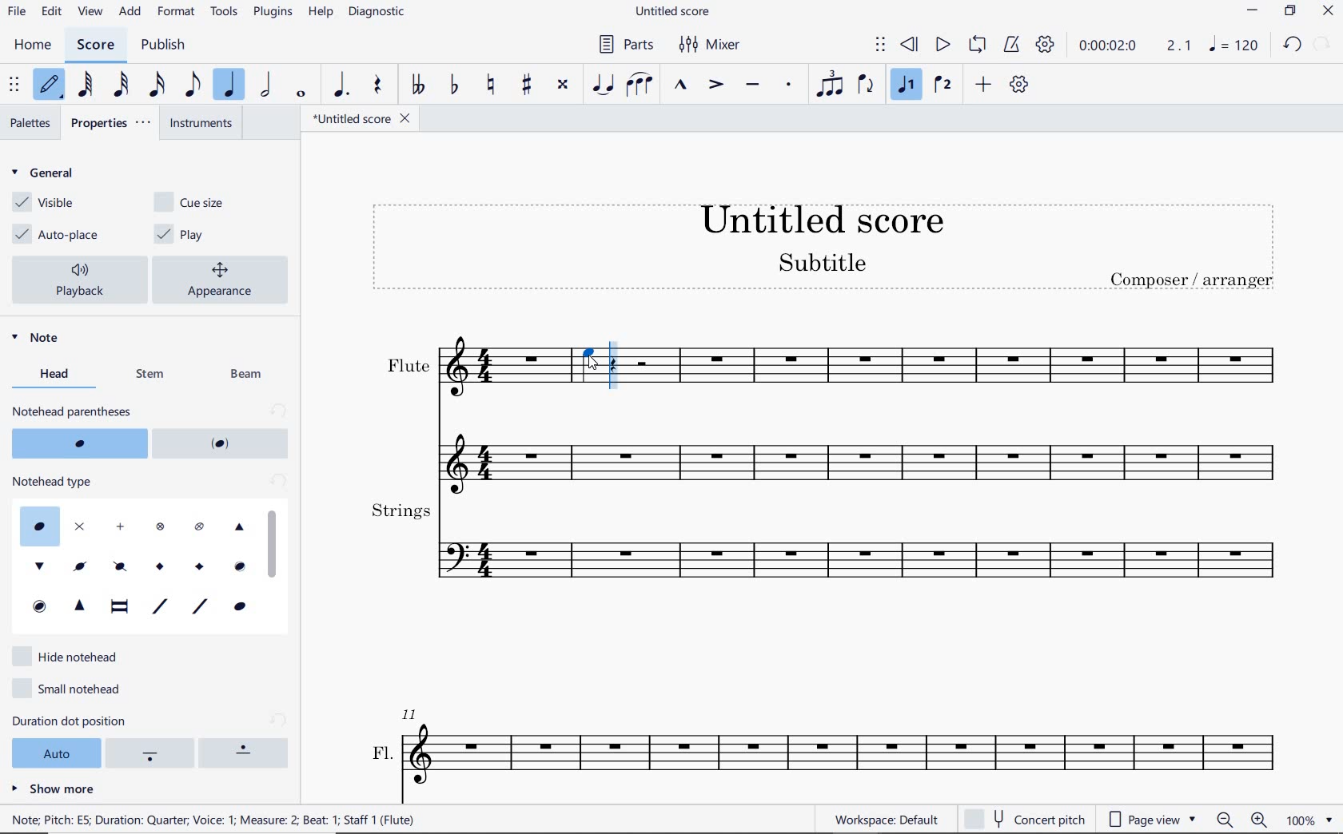 This screenshot has width=1343, height=834. What do you see at coordinates (15, 11) in the screenshot?
I see `file` at bounding box center [15, 11].